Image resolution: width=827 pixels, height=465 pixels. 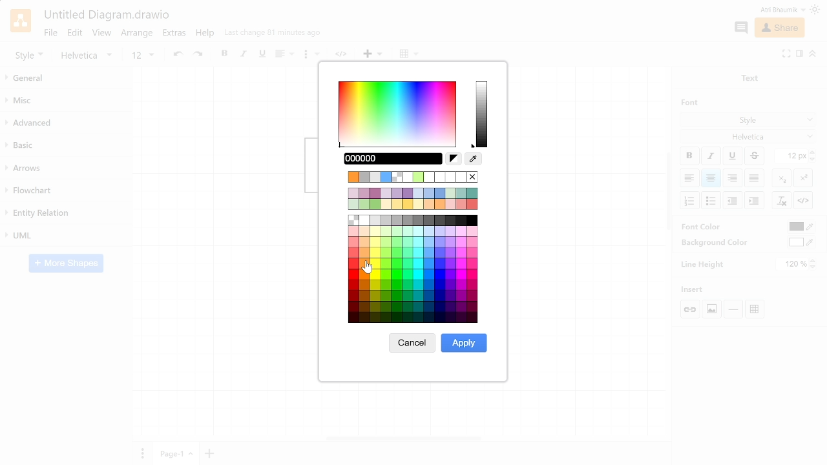 I want to click on background color, so click(x=709, y=242).